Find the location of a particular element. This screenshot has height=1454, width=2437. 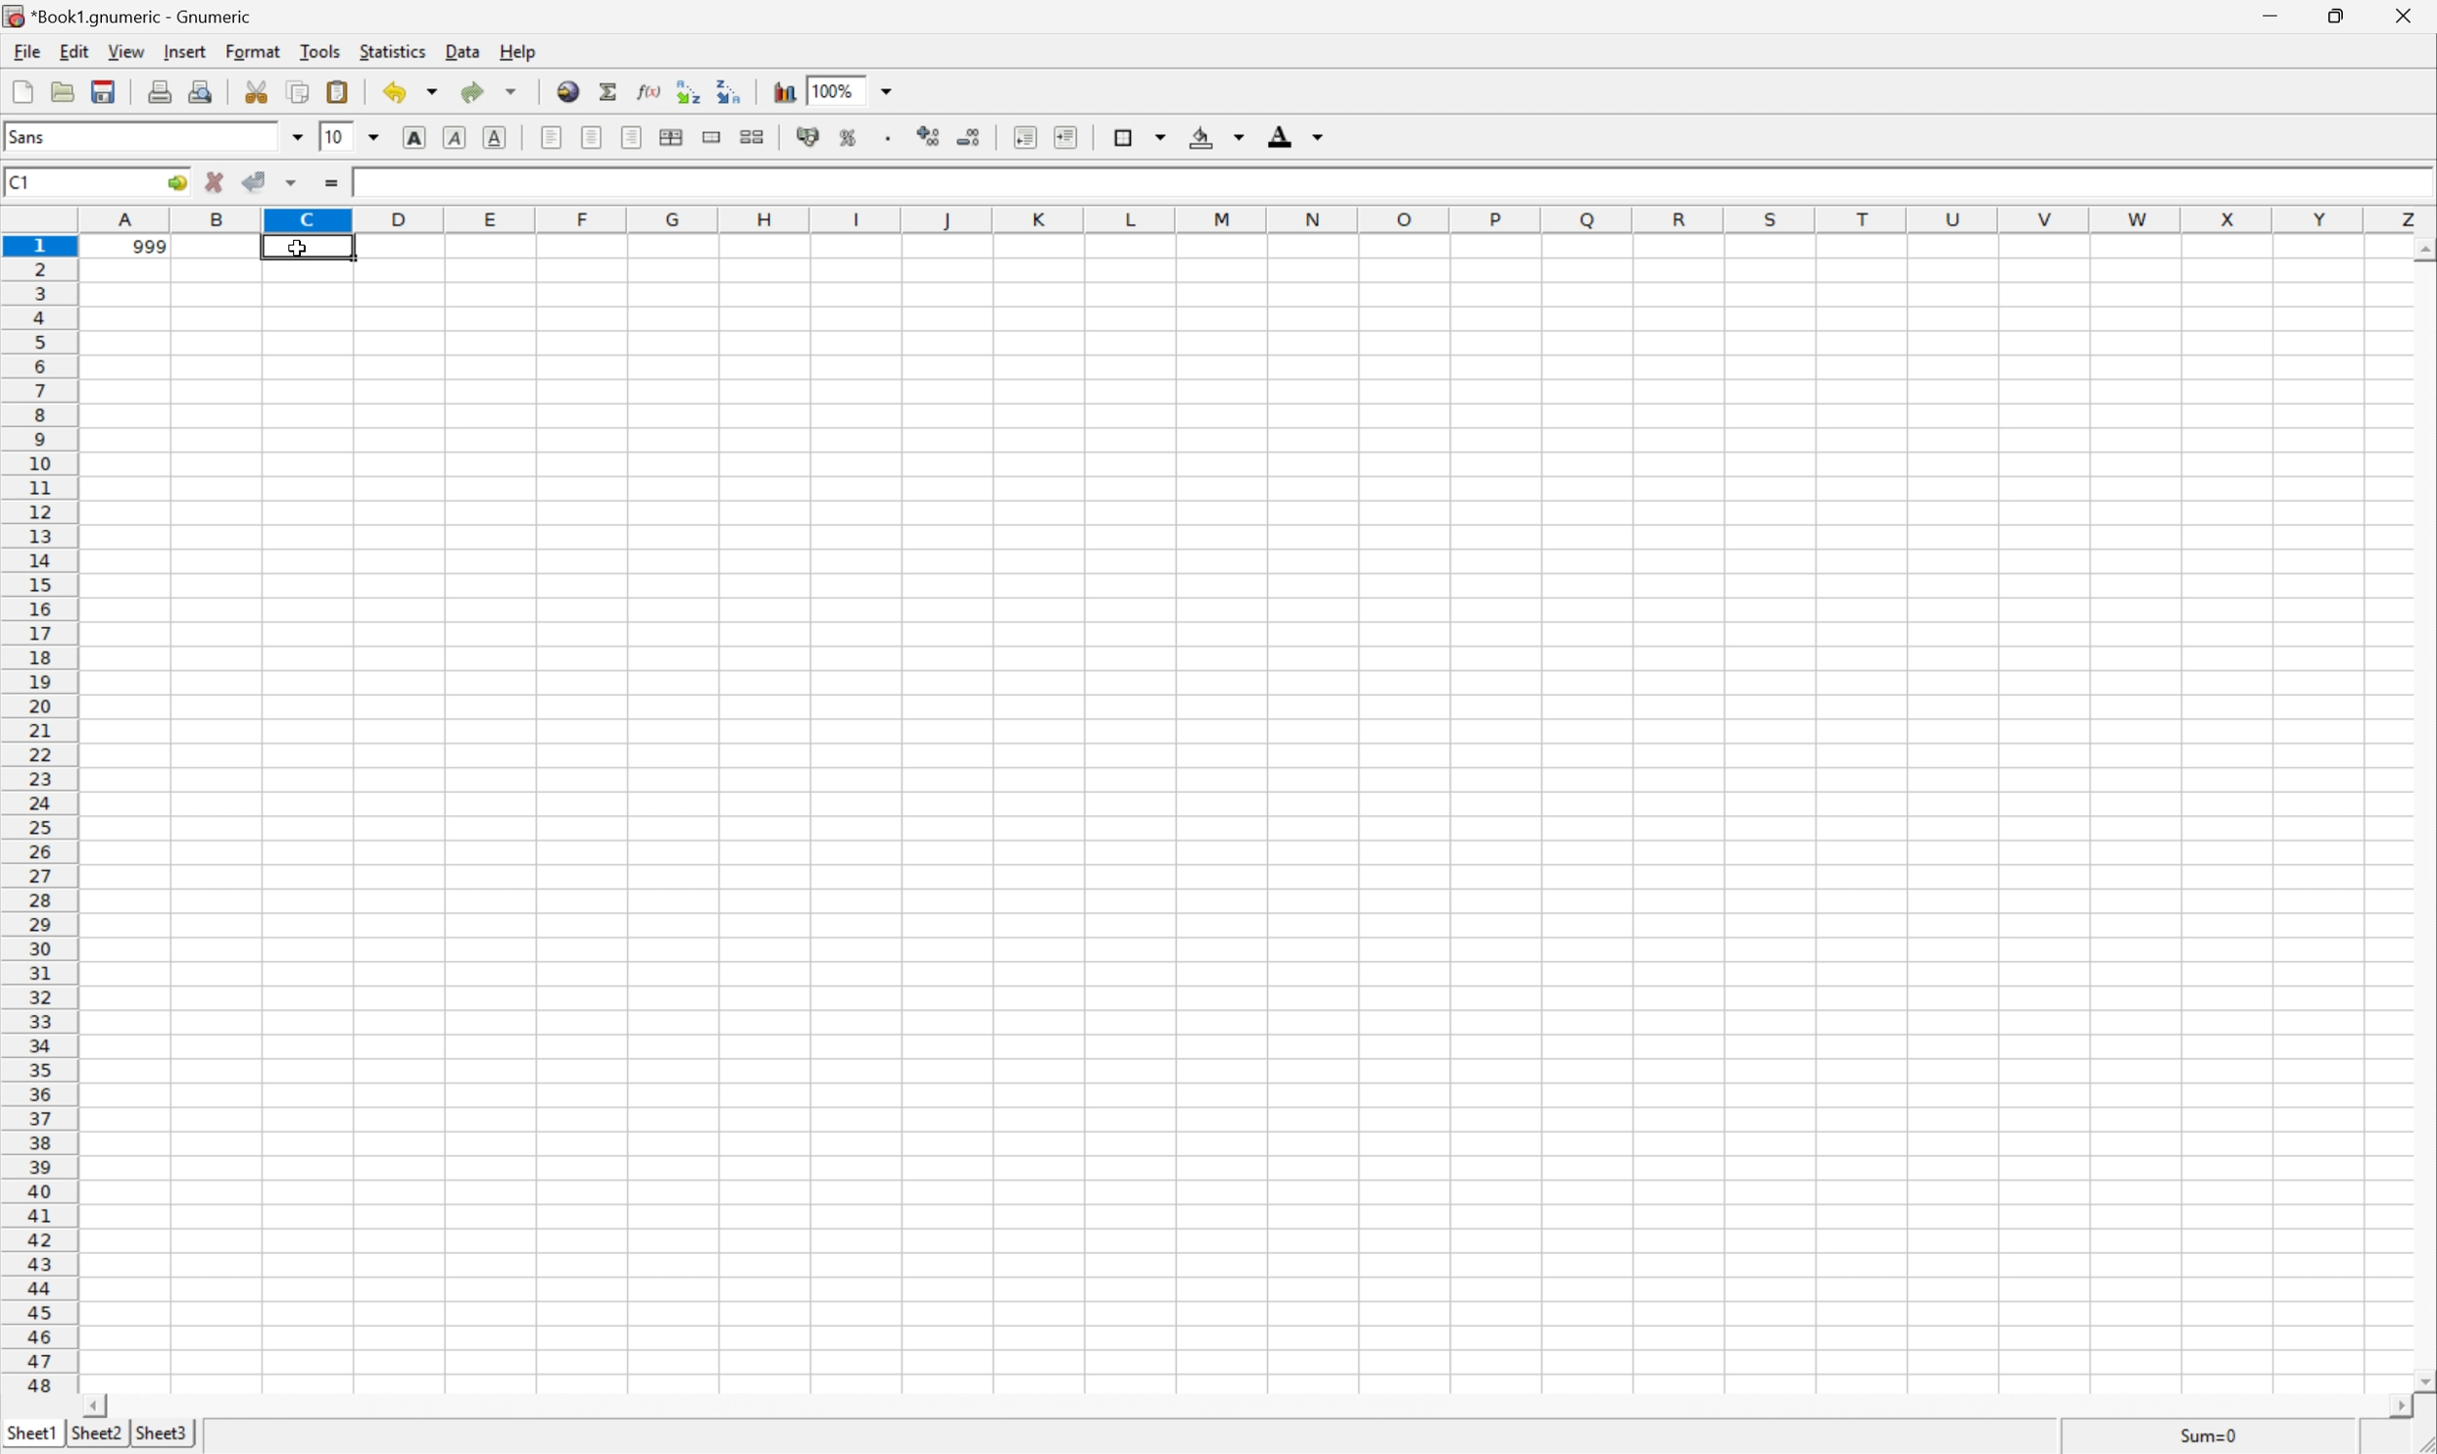

format selection as percentage is located at coordinates (851, 139).